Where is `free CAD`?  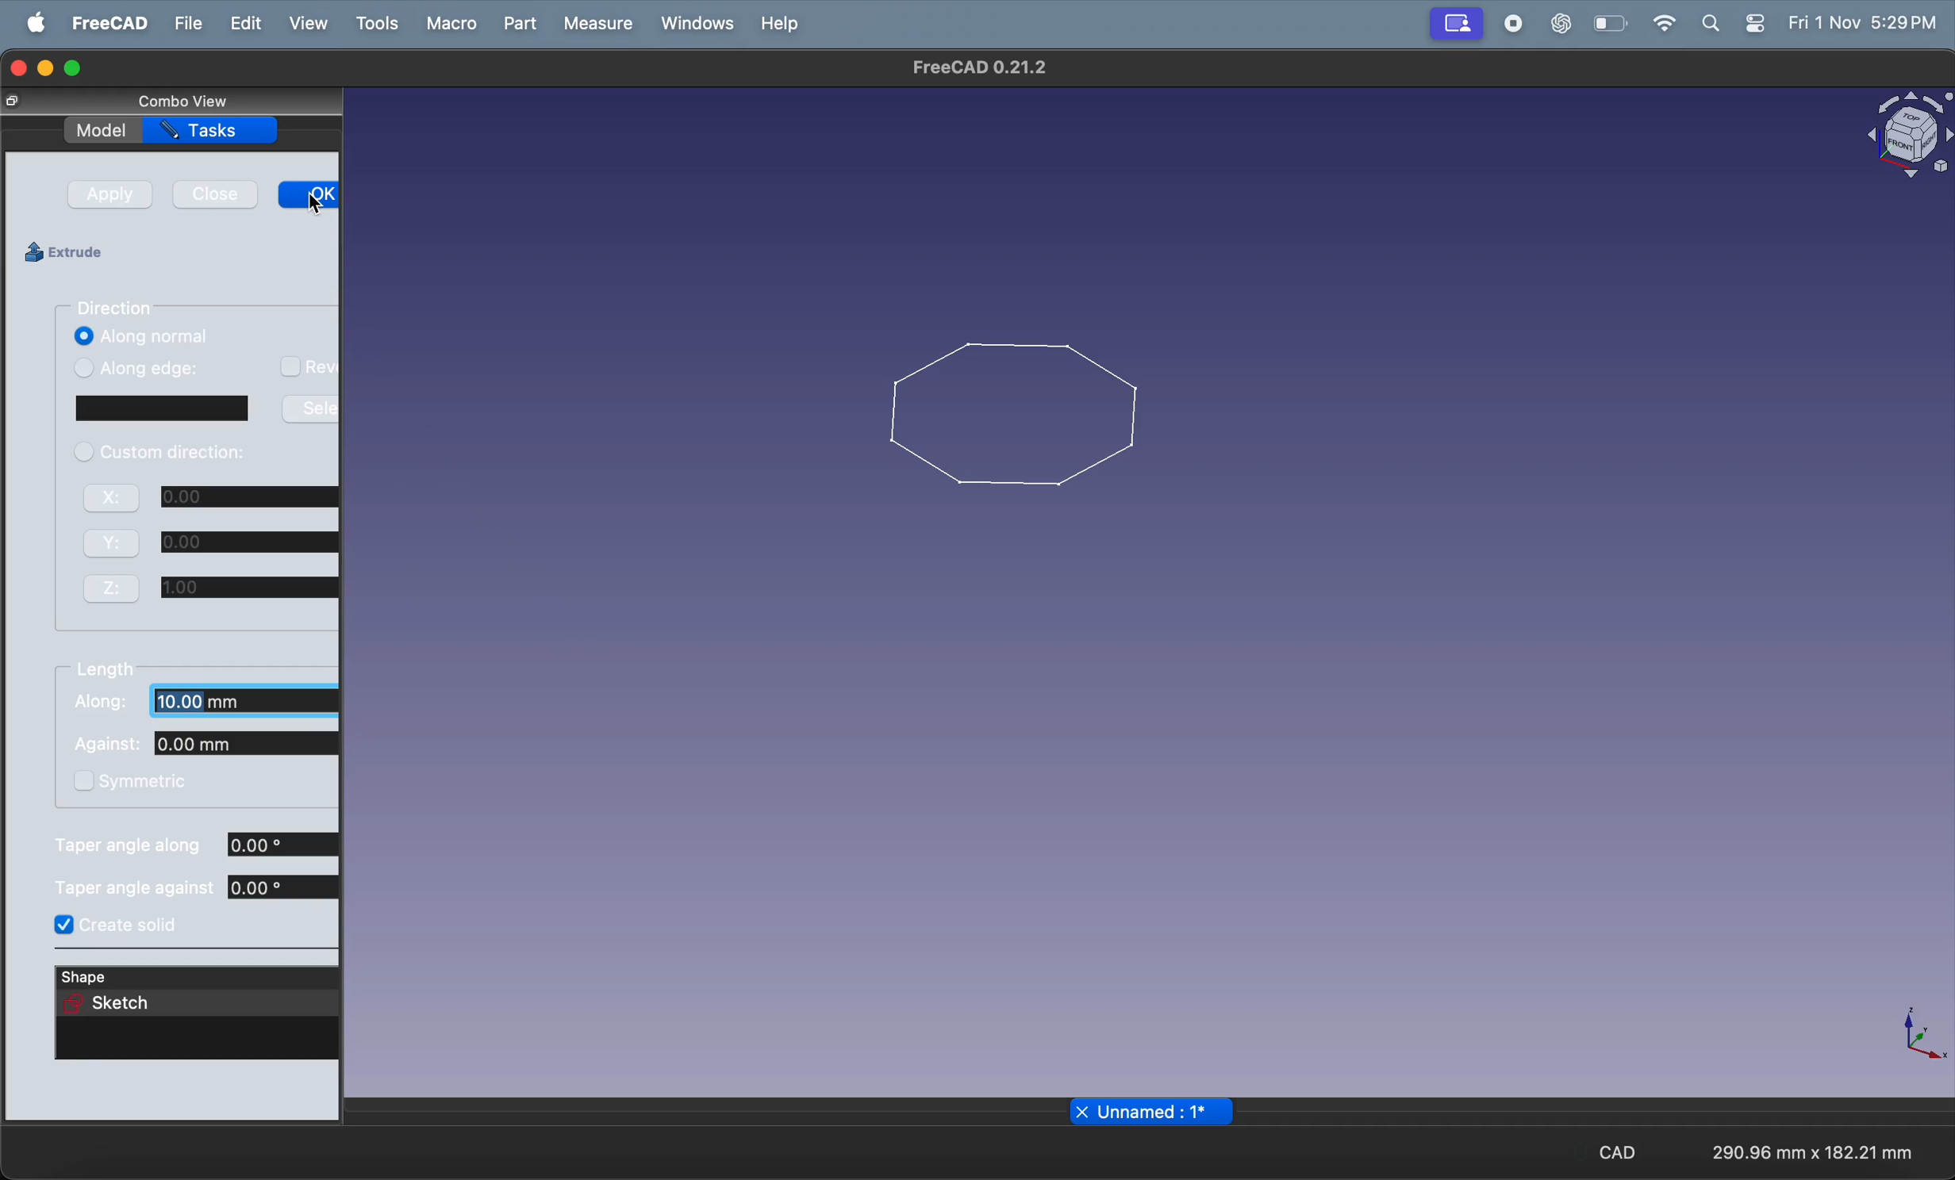 free CAD is located at coordinates (103, 22).